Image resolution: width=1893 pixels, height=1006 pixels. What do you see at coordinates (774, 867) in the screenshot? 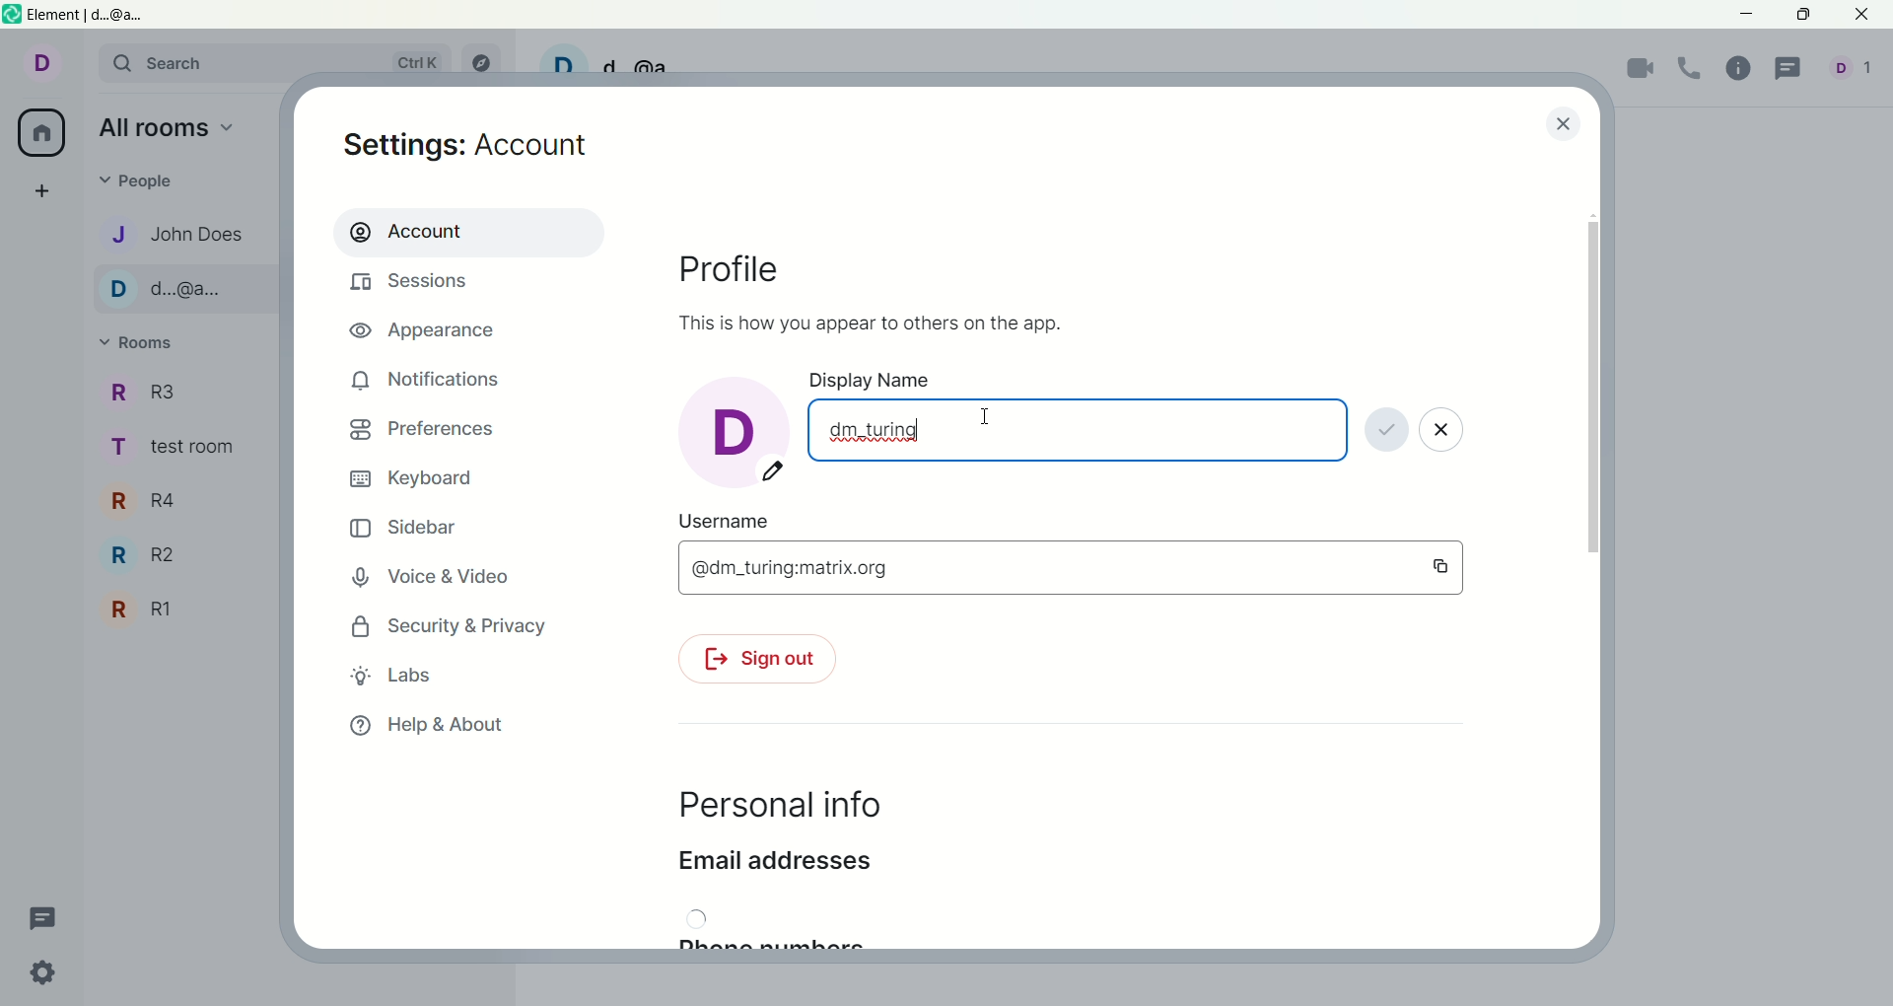
I see `email address` at bounding box center [774, 867].